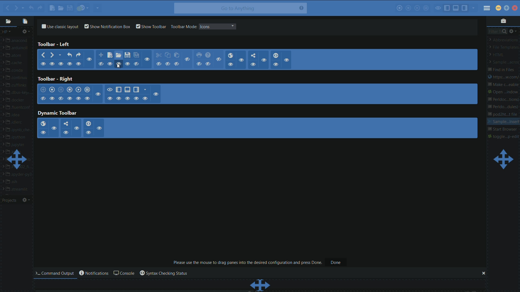  What do you see at coordinates (70, 64) in the screenshot?
I see `show/hide` at bounding box center [70, 64].